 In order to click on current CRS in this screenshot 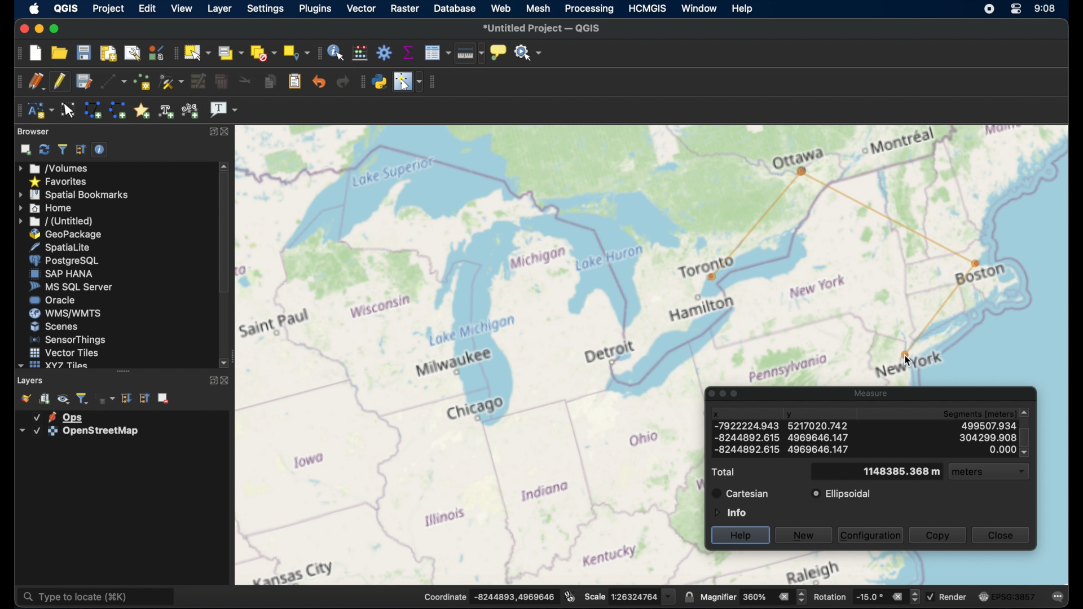, I will do `click(1007, 595)`.